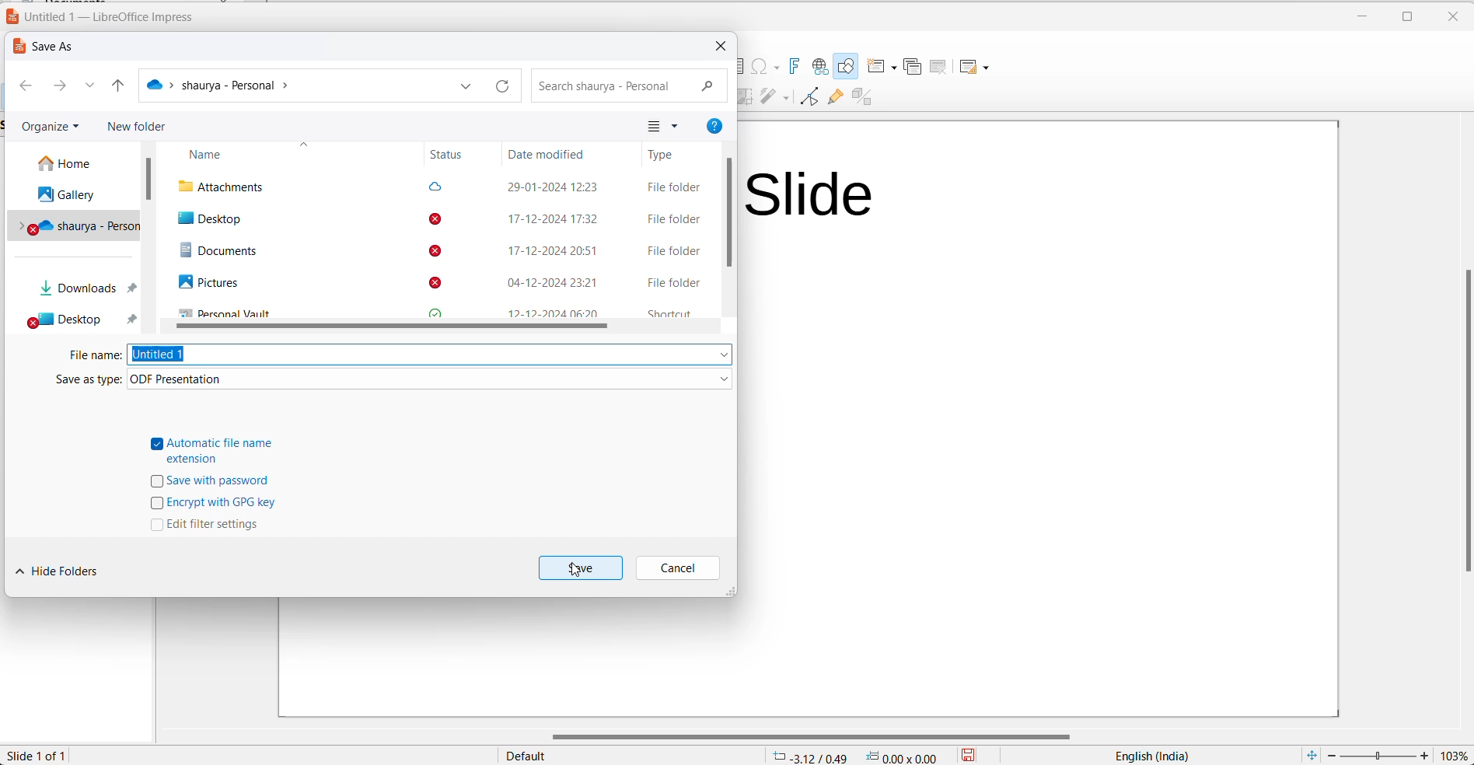 This screenshot has width=1474, height=765. What do you see at coordinates (1144, 755) in the screenshot?
I see `text language` at bounding box center [1144, 755].